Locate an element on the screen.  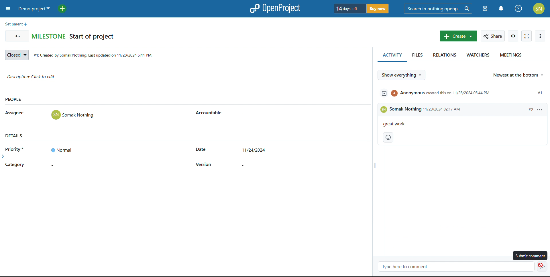
Somak Nothing is located at coordinates (400, 110).